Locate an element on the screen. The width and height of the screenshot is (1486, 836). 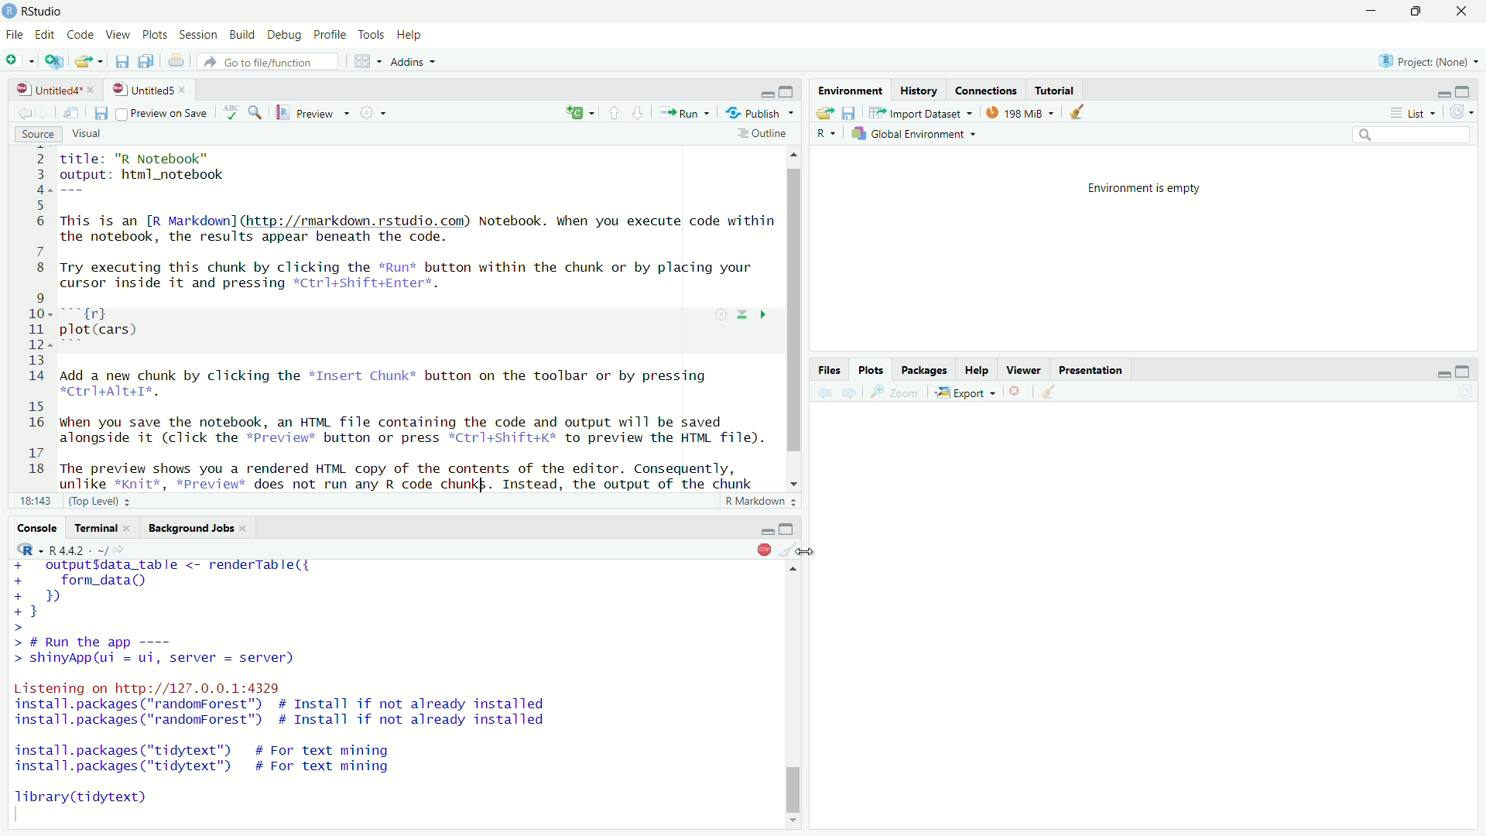
Session is located at coordinates (200, 36).